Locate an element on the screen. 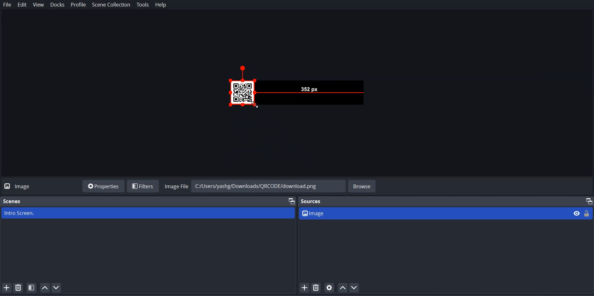 The image size is (594, 296). Add Scene is located at coordinates (6, 287).